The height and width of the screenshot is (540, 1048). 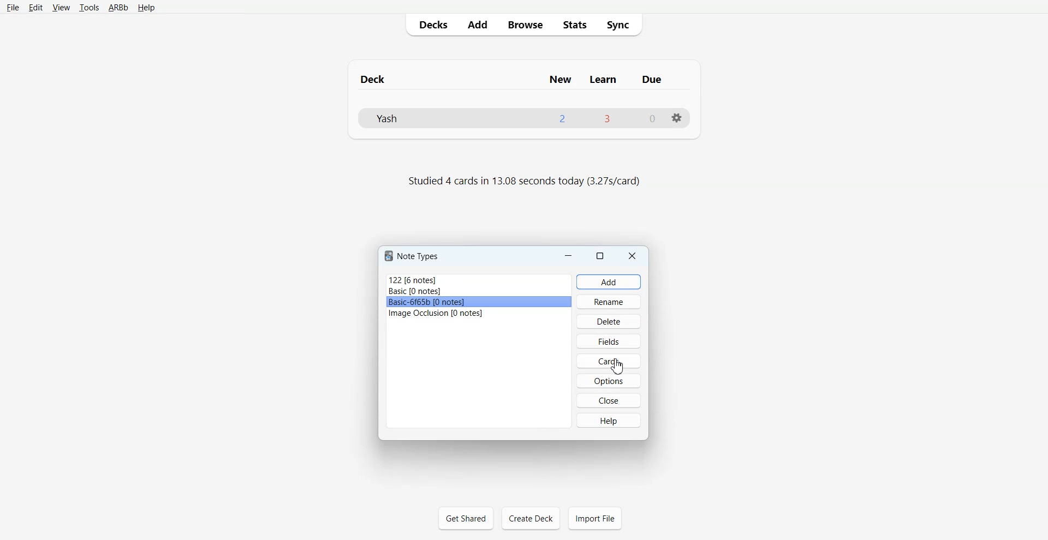 I want to click on Tools, so click(x=89, y=8).